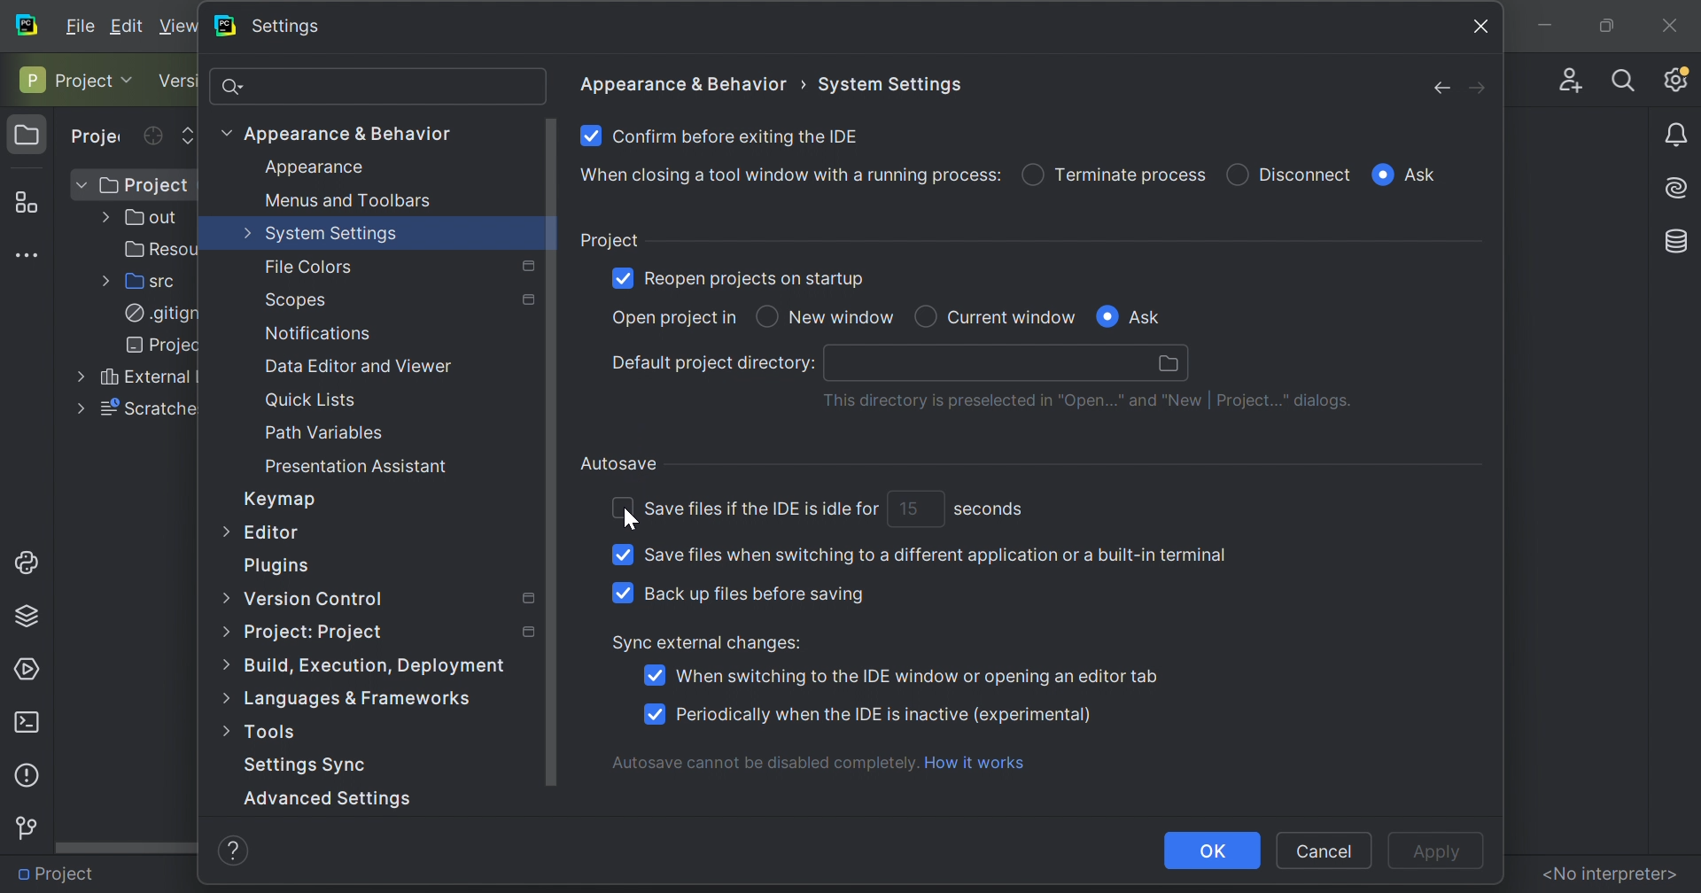 The width and height of the screenshot is (1701, 893). I want to click on System settings, so click(892, 81).